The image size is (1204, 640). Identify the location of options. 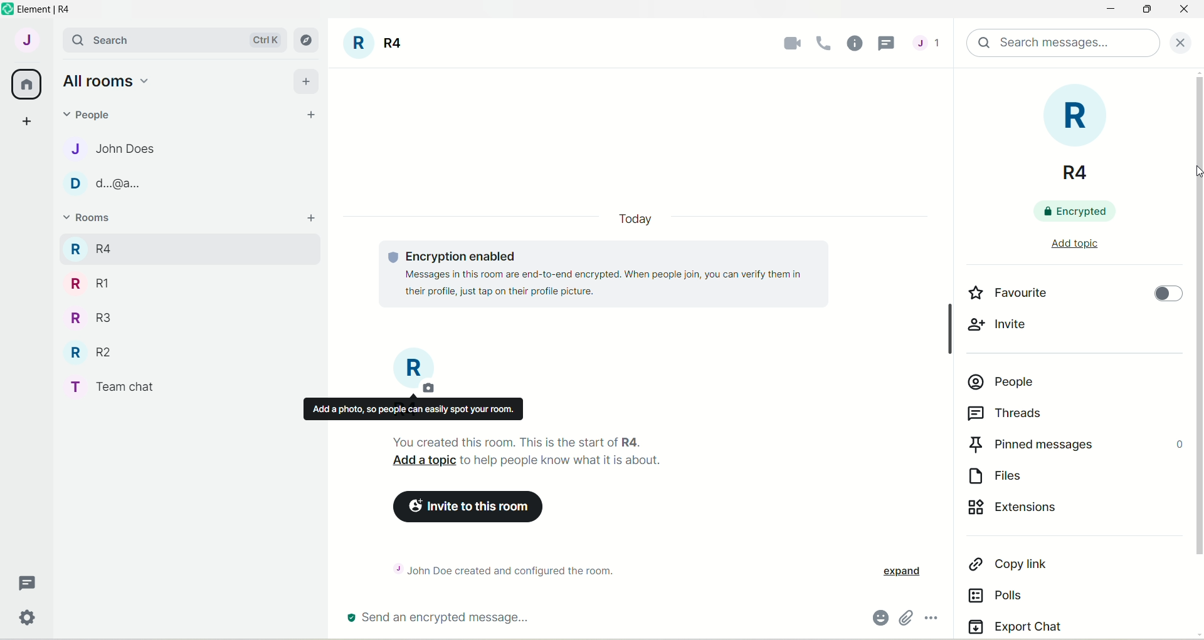
(933, 619).